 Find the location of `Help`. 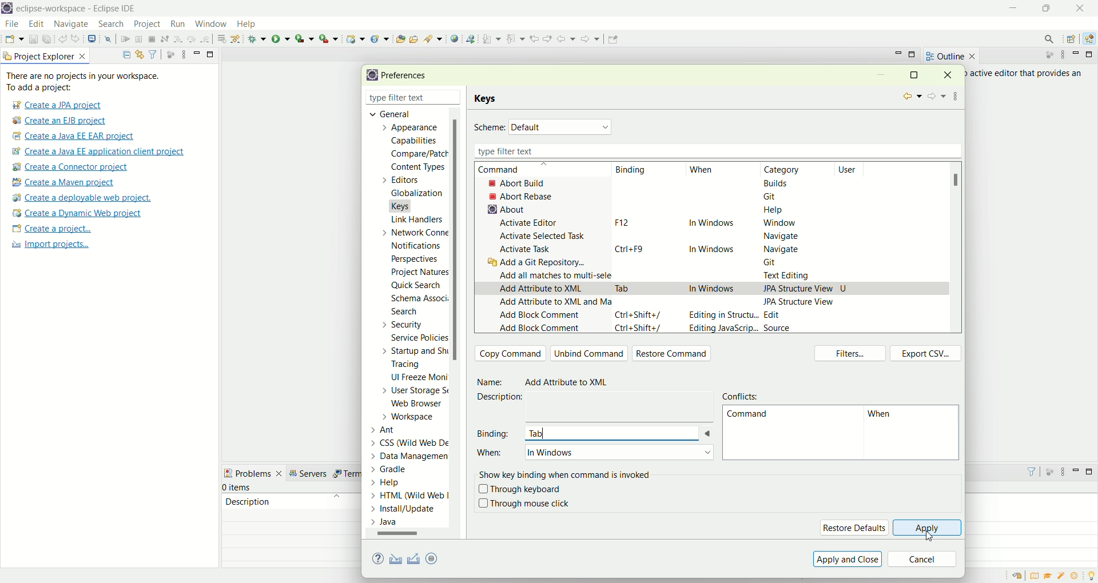

Help is located at coordinates (397, 484).